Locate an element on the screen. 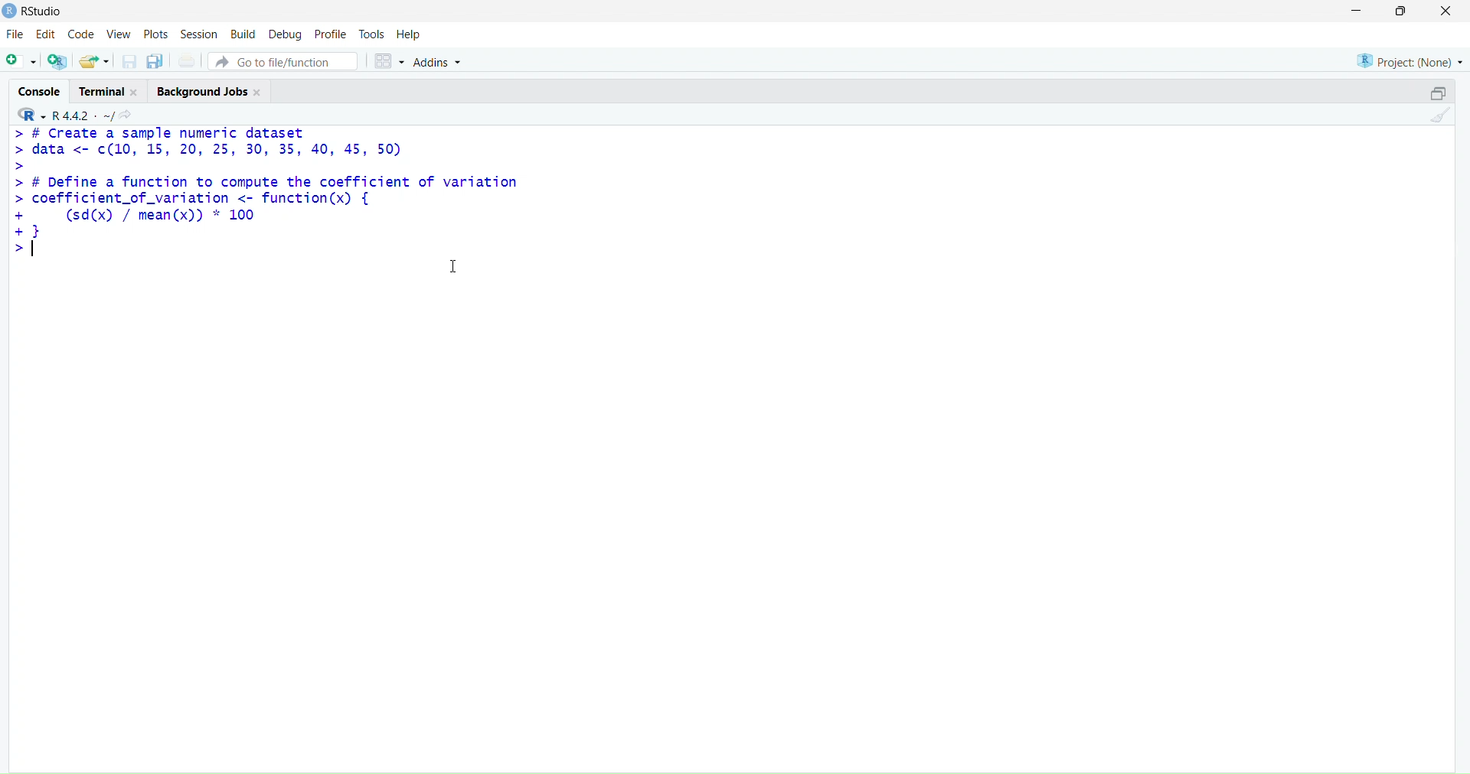  terminal is located at coordinates (103, 93).